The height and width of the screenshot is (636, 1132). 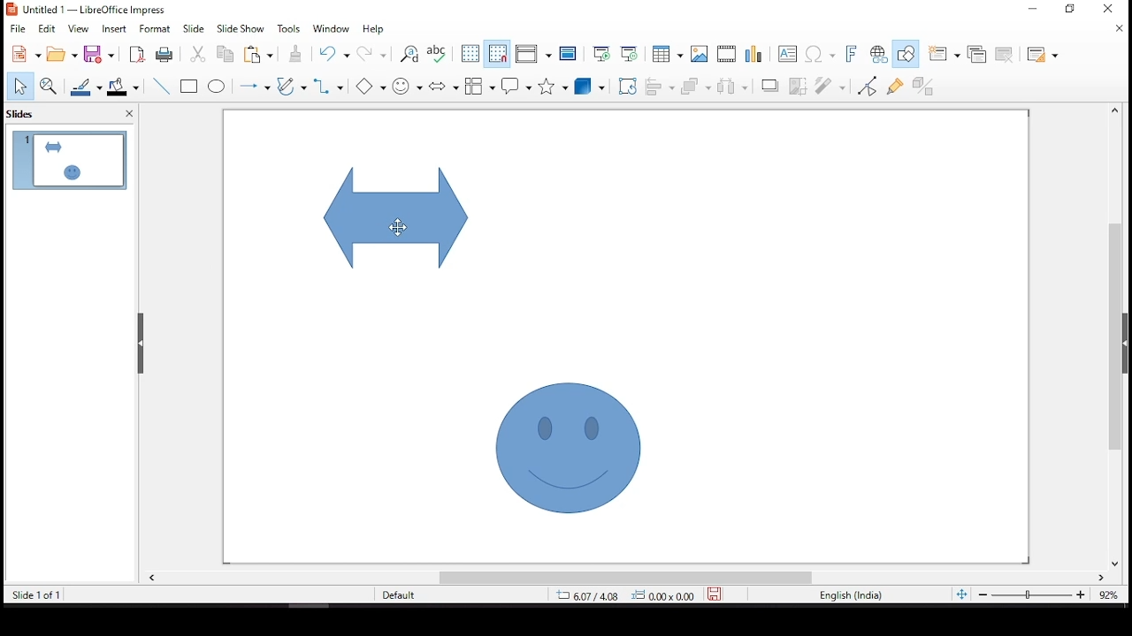 What do you see at coordinates (1119, 31) in the screenshot?
I see `close` at bounding box center [1119, 31].